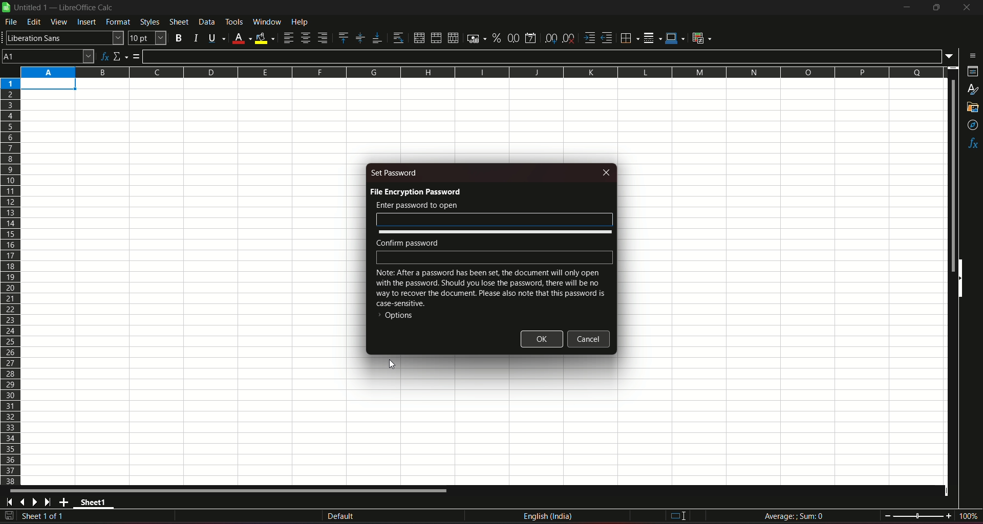  I want to click on select function, so click(121, 55).